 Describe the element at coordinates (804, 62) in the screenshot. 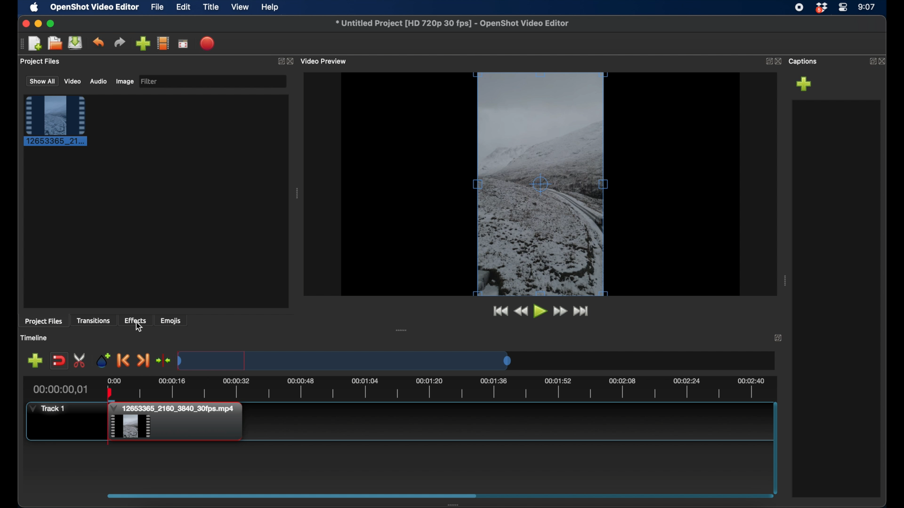

I see `captions` at that location.